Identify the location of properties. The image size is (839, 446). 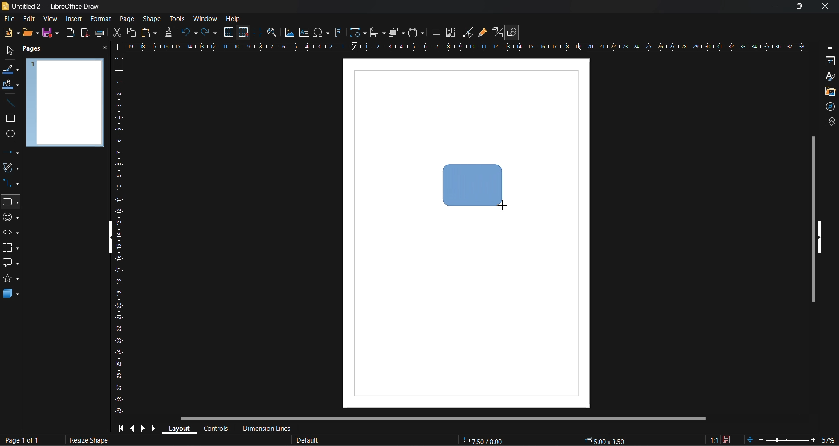
(828, 62).